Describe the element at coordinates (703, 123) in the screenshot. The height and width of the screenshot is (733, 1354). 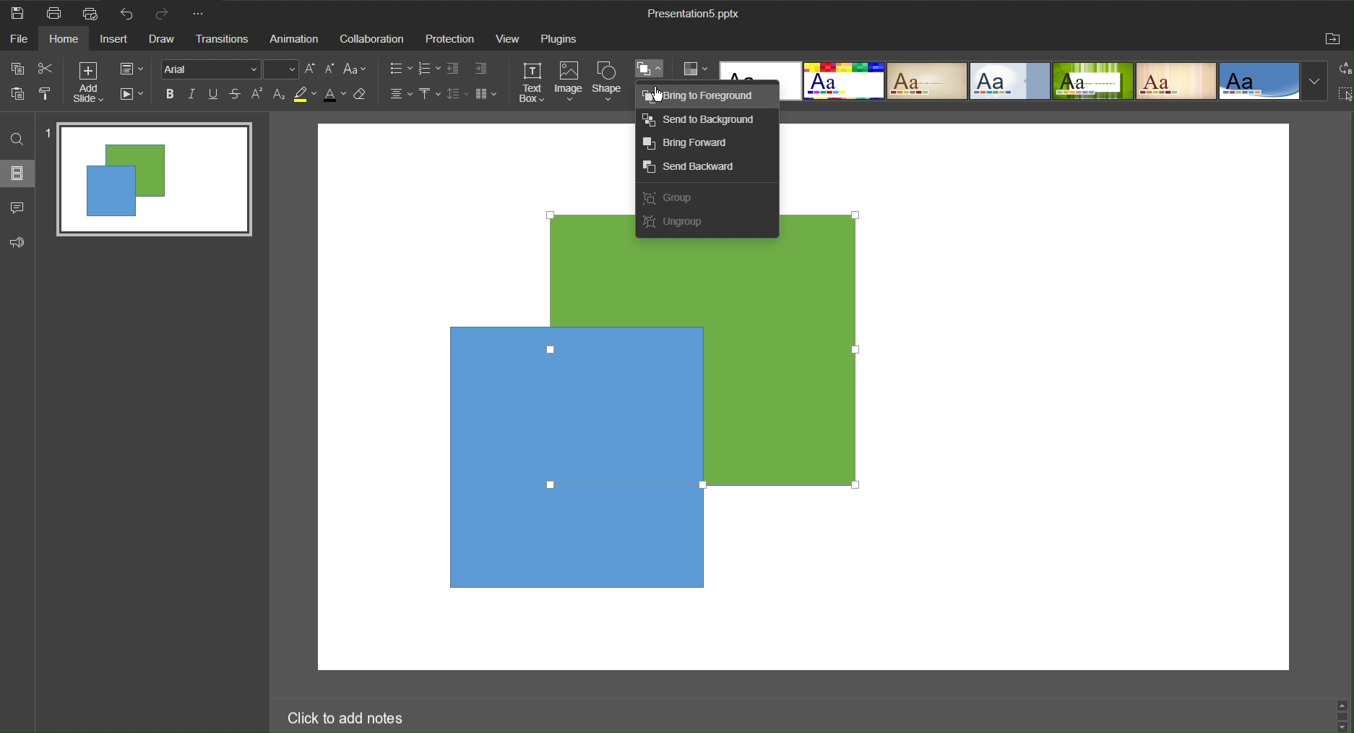
I see `Send to Backgund` at that location.